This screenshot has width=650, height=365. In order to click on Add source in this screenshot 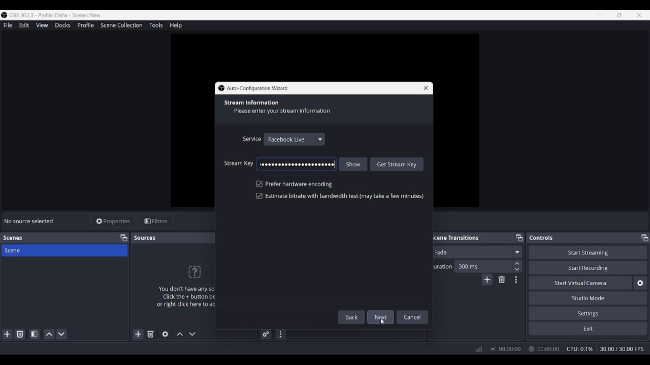, I will do `click(138, 334)`.